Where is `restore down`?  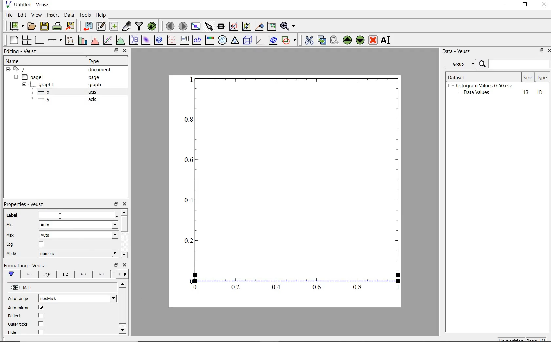
restore down is located at coordinates (116, 265).